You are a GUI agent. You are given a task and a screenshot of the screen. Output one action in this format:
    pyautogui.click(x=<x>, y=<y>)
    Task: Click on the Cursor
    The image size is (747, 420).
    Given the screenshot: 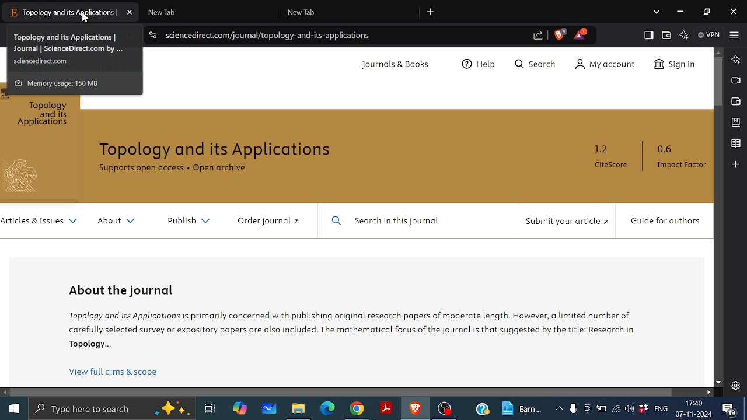 What is the action you would take?
    pyautogui.click(x=87, y=19)
    